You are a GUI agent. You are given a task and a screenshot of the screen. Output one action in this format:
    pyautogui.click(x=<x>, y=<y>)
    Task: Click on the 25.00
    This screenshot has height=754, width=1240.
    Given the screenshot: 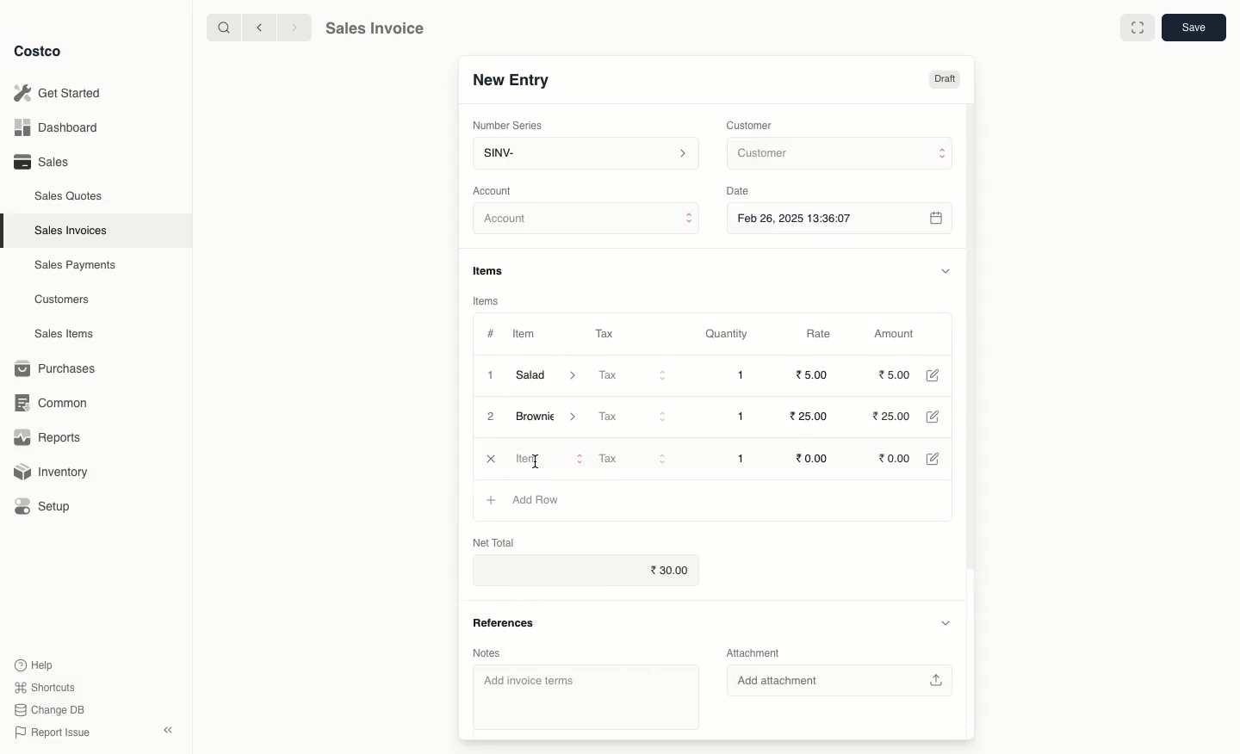 What is the action you would take?
    pyautogui.click(x=896, y=417)
    